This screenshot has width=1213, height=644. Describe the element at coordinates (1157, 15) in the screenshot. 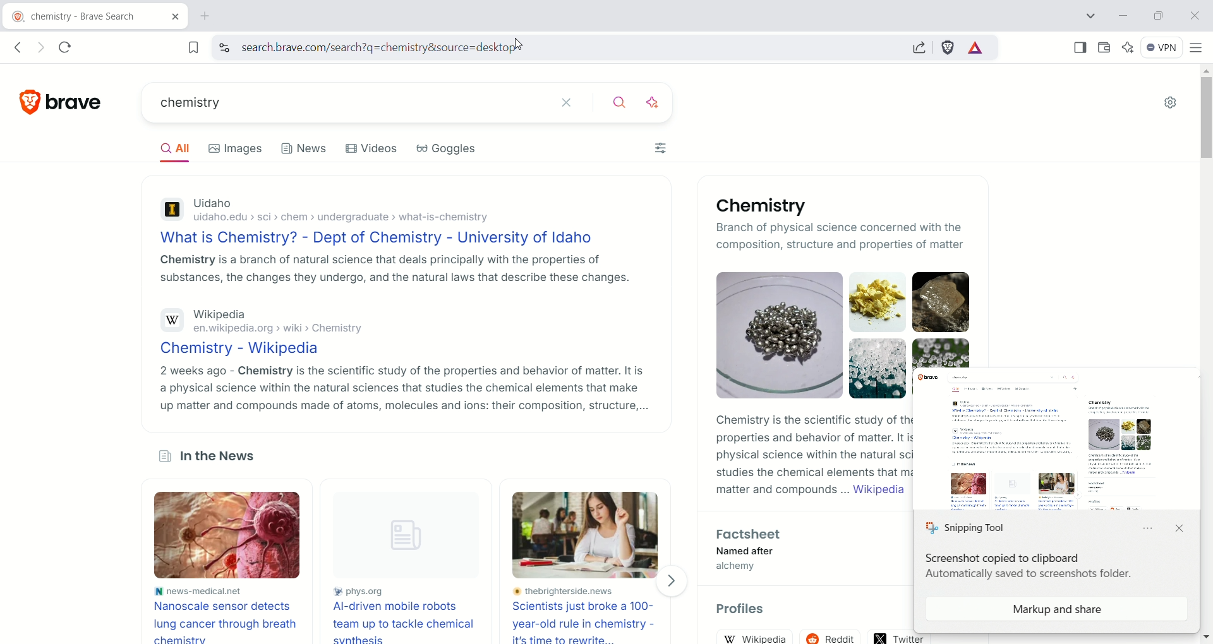

I see `maximize` at that location.